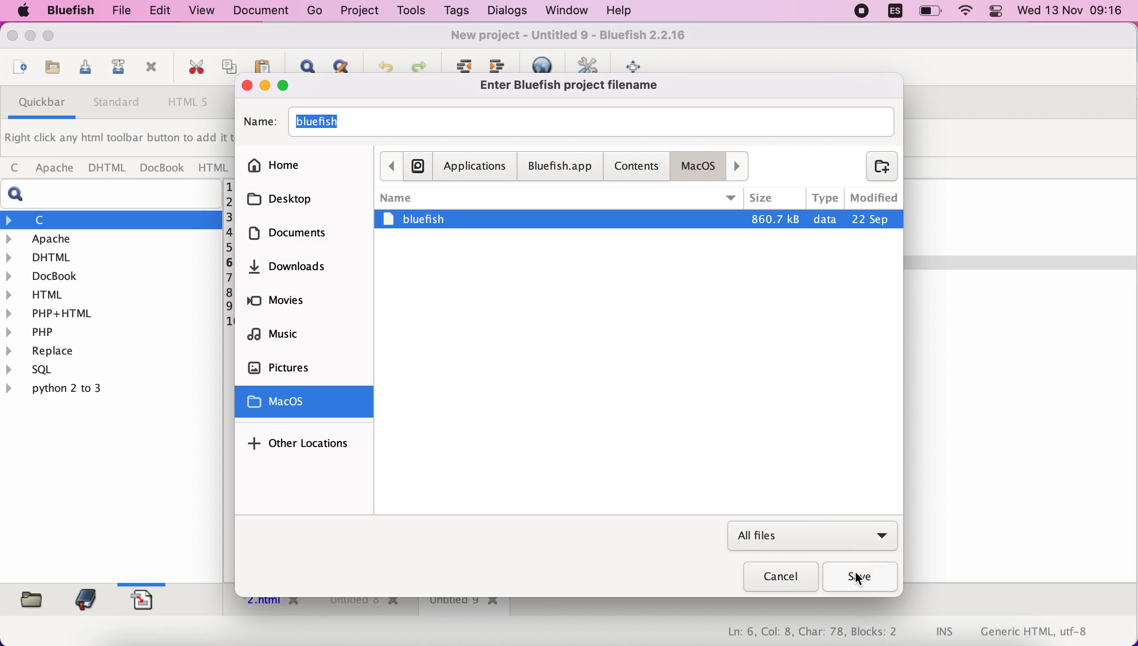 The height and width of the screenshot is (646, 1138). I want to click on recording stopped, so click(859, 12).